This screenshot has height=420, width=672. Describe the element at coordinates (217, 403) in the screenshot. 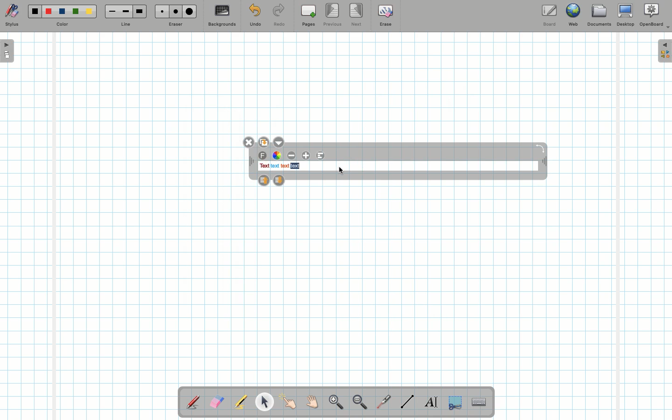

I see `Eraser` at that location.